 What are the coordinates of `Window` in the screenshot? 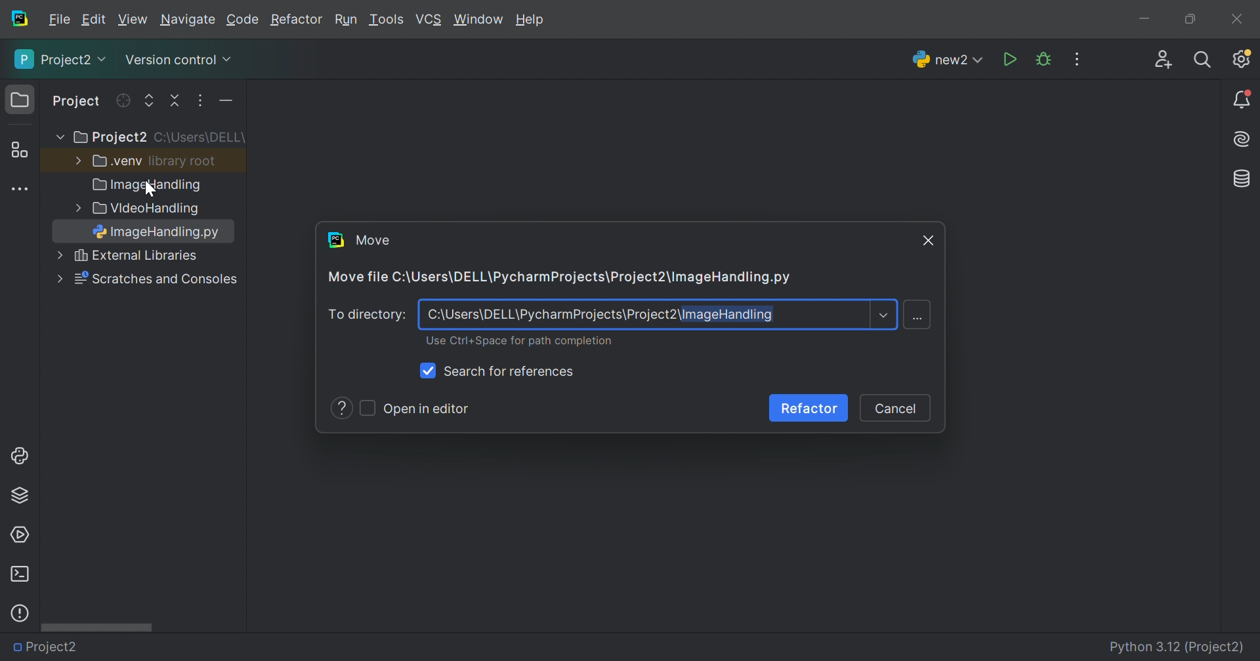 It's located at (479, 21).